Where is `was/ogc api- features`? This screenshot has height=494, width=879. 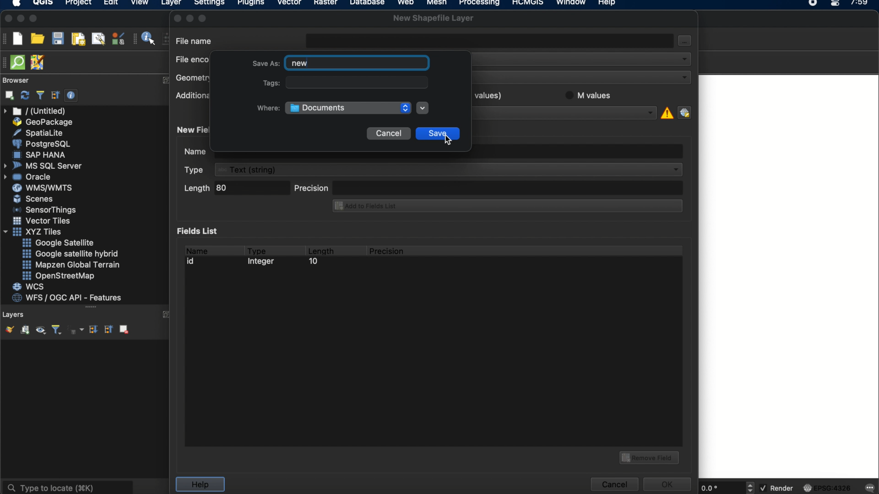
was/ogc api- features is located at coordinates (67, 298).